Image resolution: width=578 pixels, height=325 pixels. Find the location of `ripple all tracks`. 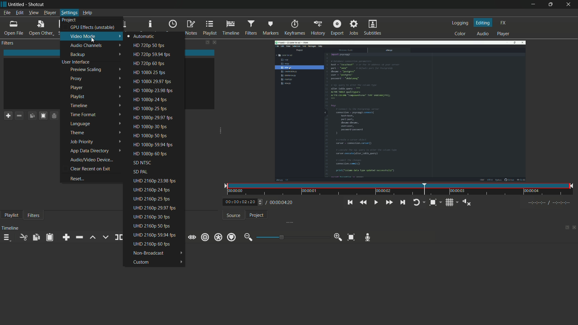

ripple all tracks is located at coordinates (218, 237).